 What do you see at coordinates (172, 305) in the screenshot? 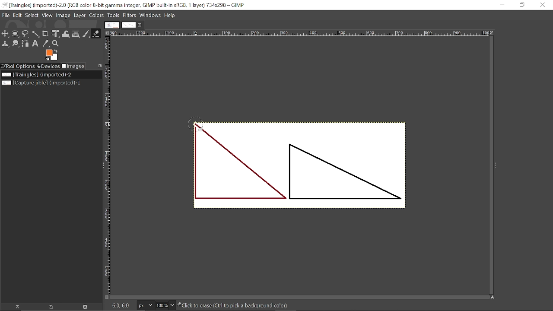
I see `Zoom options` at bounding box center [172, 305].